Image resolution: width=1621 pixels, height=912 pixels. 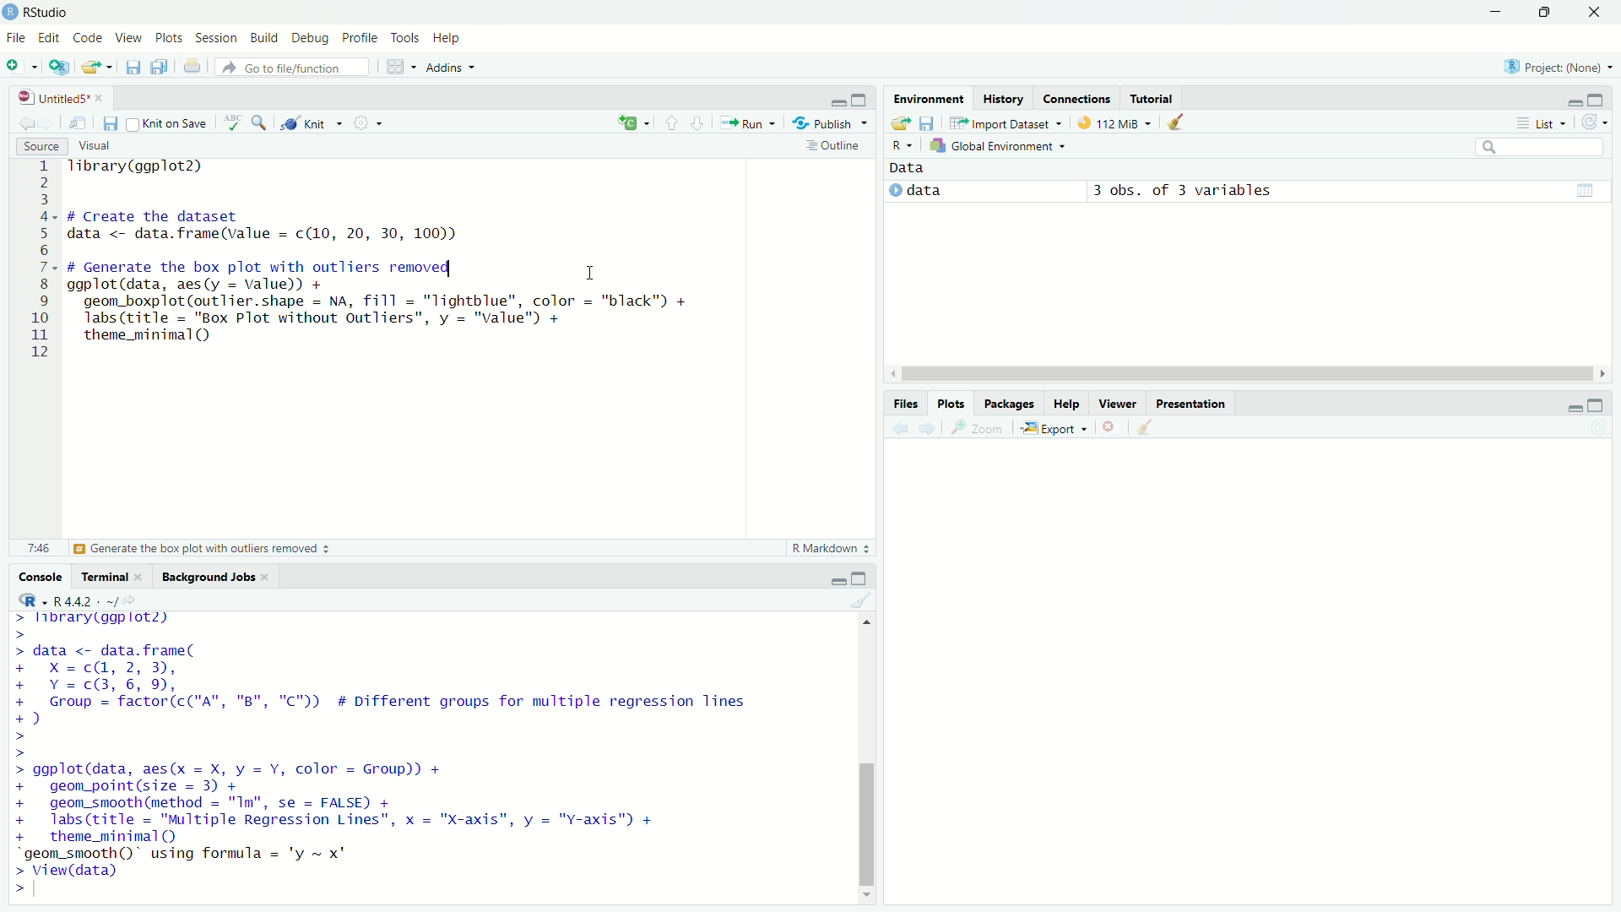 What do you see at coordinates (160, 68) in the screenshot?
I see `copy` at bounding box center [160, 68].